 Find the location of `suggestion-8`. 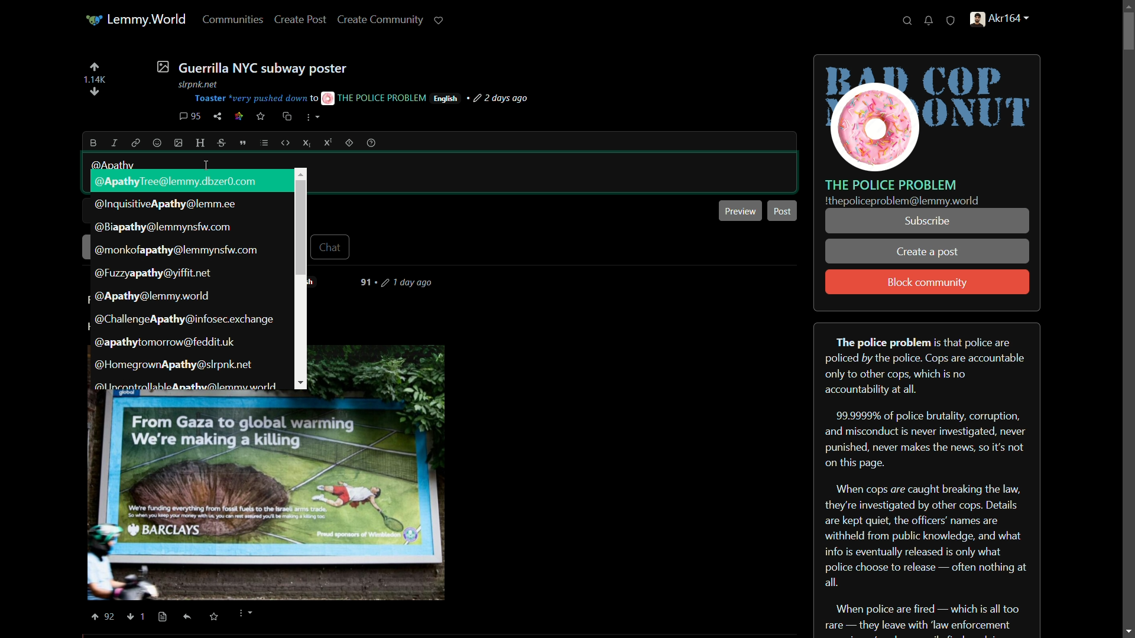

suggestion-8 is located at coordinates (164, 343).